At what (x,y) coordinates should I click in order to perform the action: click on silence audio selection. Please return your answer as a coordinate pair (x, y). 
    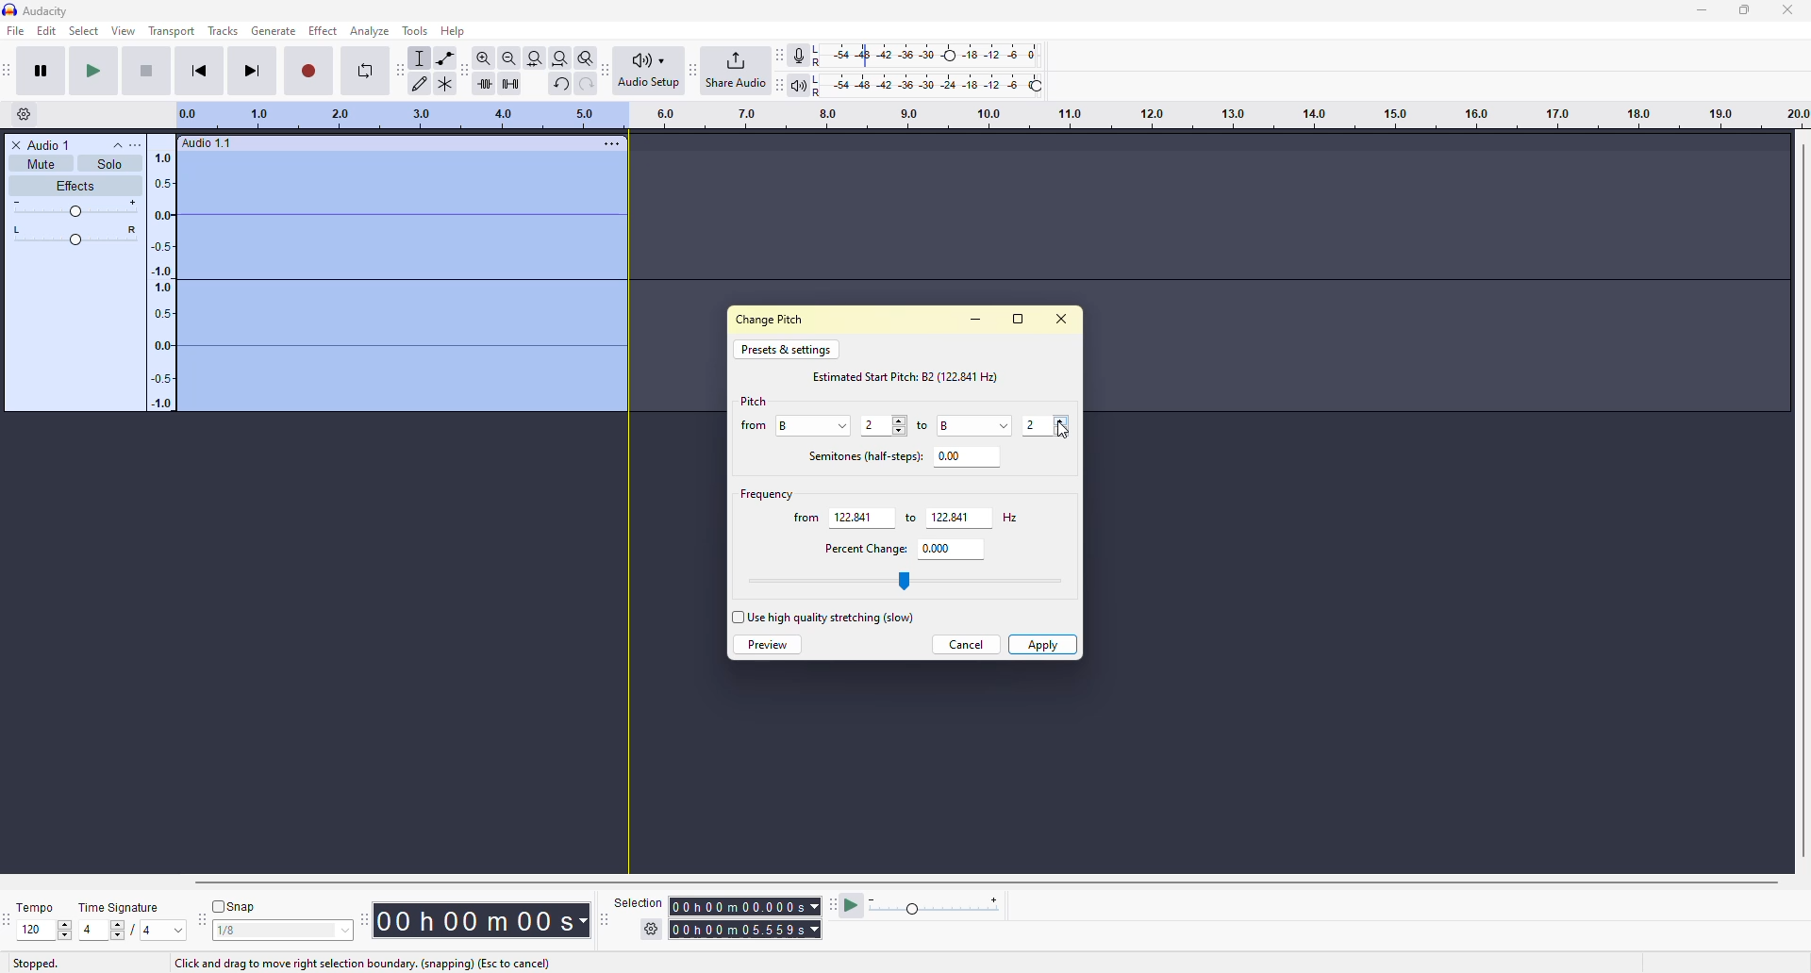
    Looking at the image, I should click on (508, 82).